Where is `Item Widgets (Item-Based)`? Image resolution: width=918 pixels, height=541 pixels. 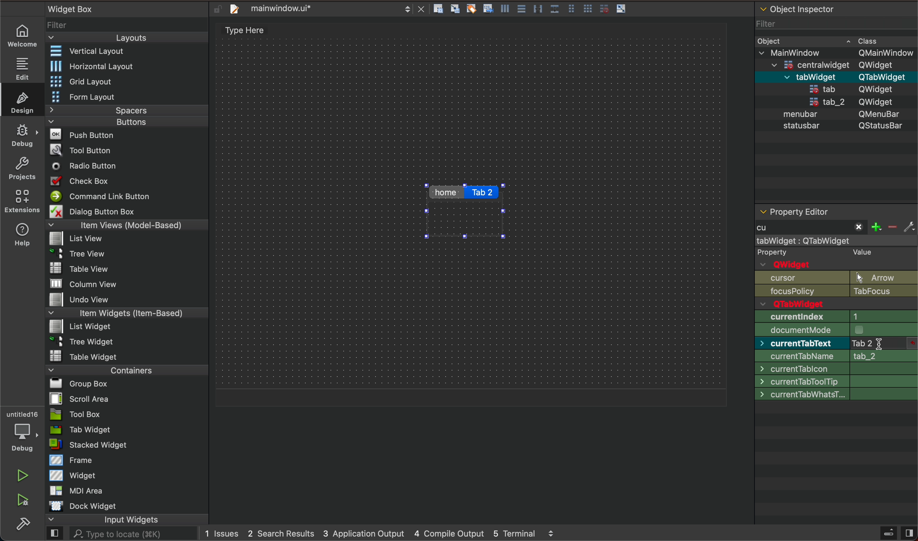 Item Widgets (Item-Based) is located at coordinates (128, 313).